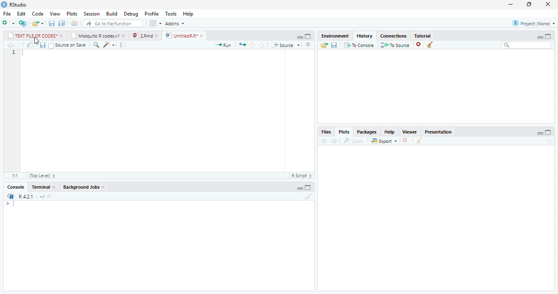 Image resolution: width=558 pixels, height=294 pixels. I want to click on Tutorial, so click(423, 36).